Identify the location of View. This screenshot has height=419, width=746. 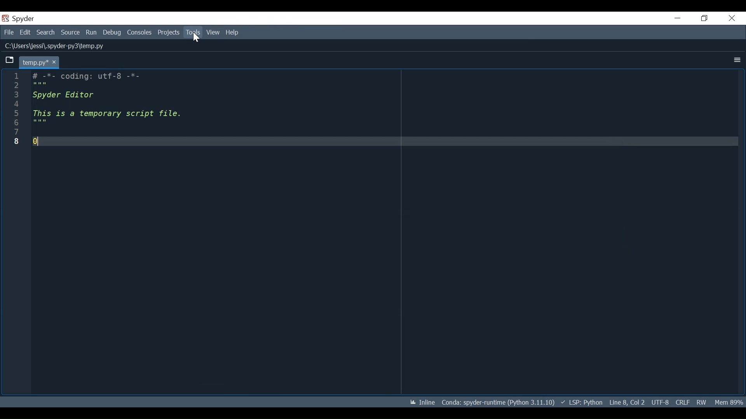
(214, 33).